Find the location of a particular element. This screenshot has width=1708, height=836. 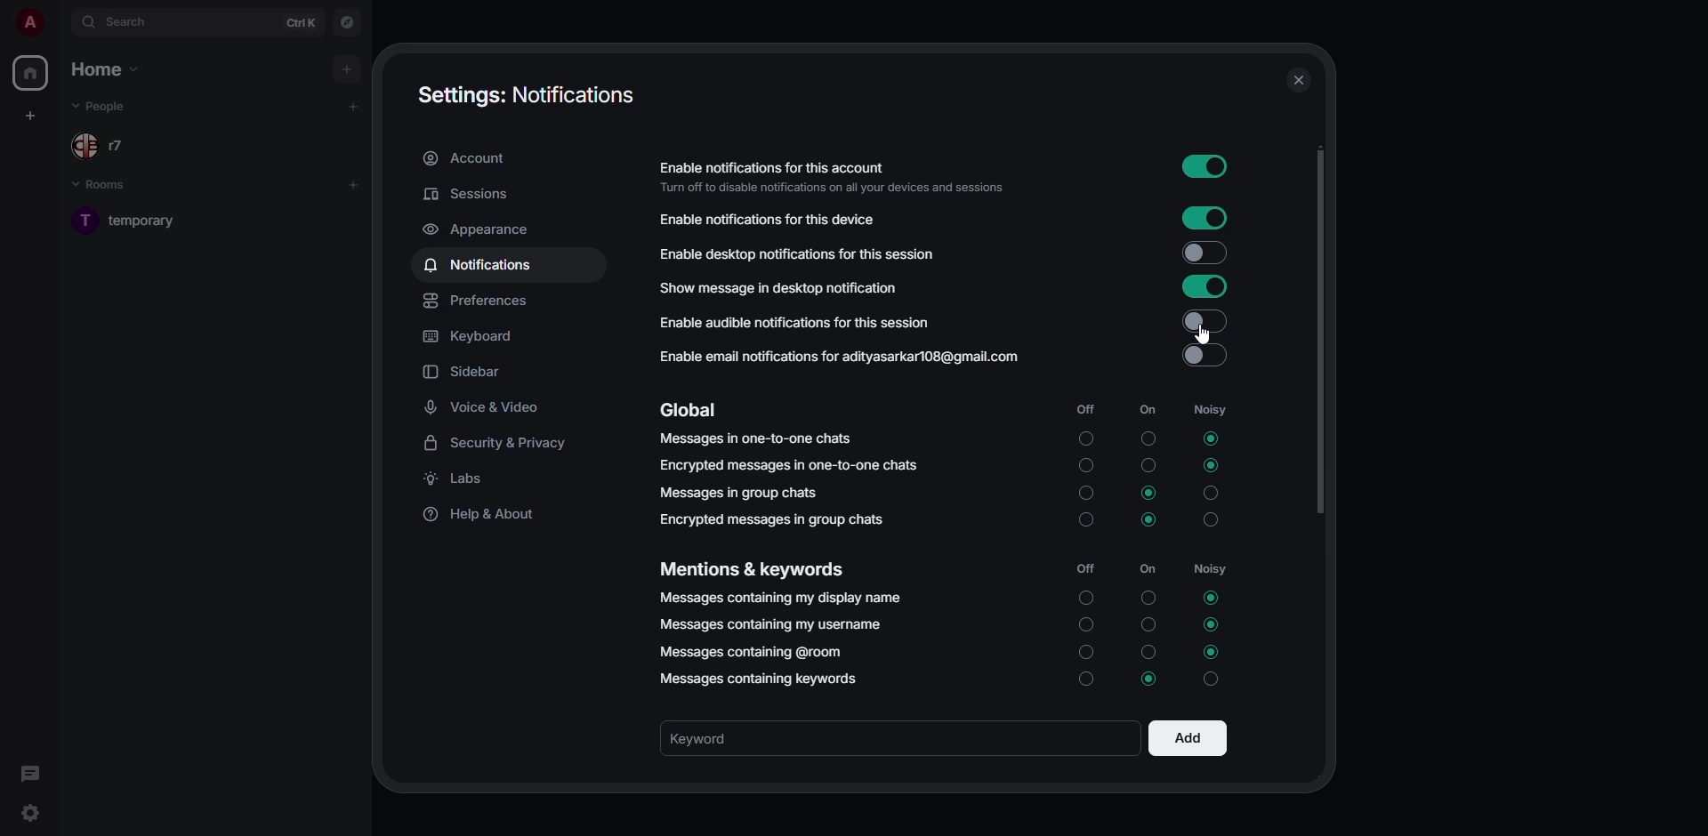

off is located at coordinates (1084, 408).